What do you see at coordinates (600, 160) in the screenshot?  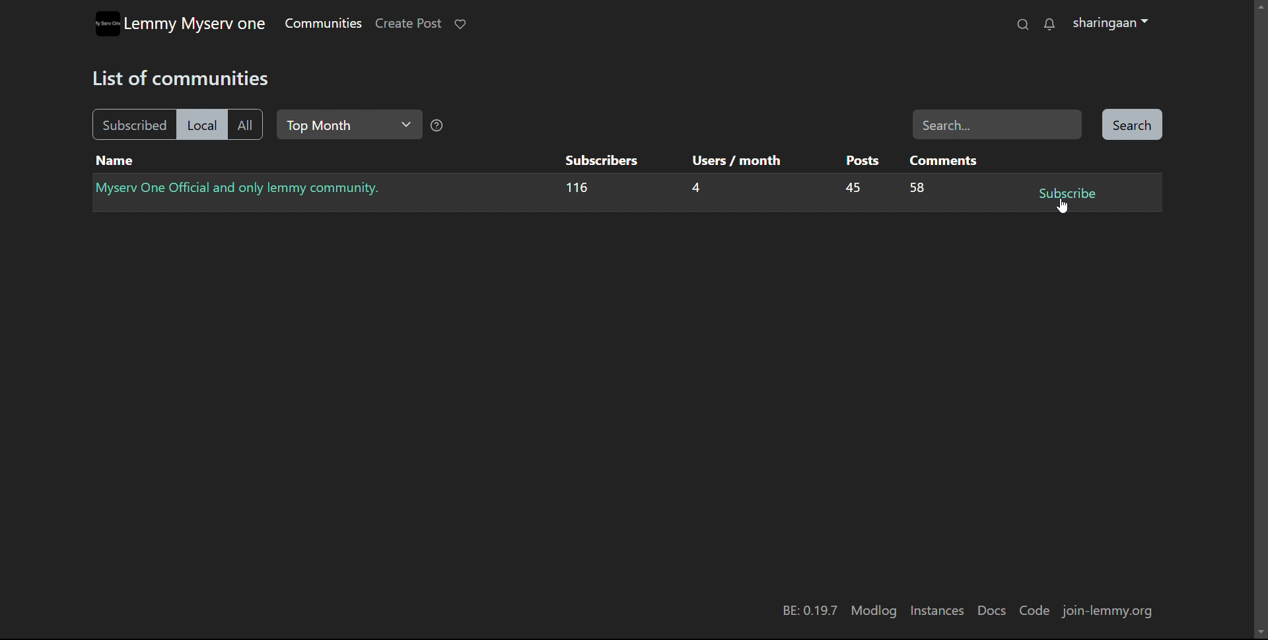 I see `subscribers` at bounding box center [600, 160].